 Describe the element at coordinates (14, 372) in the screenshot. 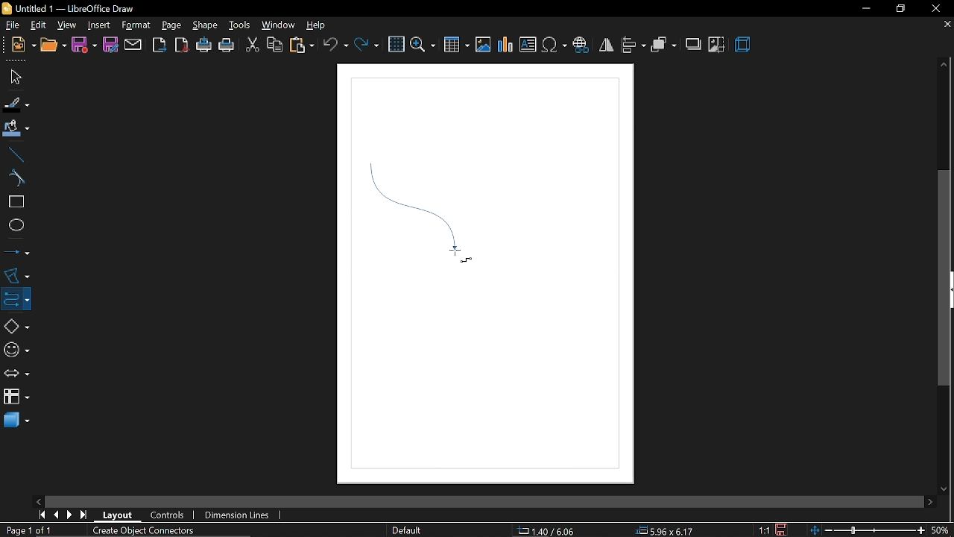

I see `arrows` at that location.